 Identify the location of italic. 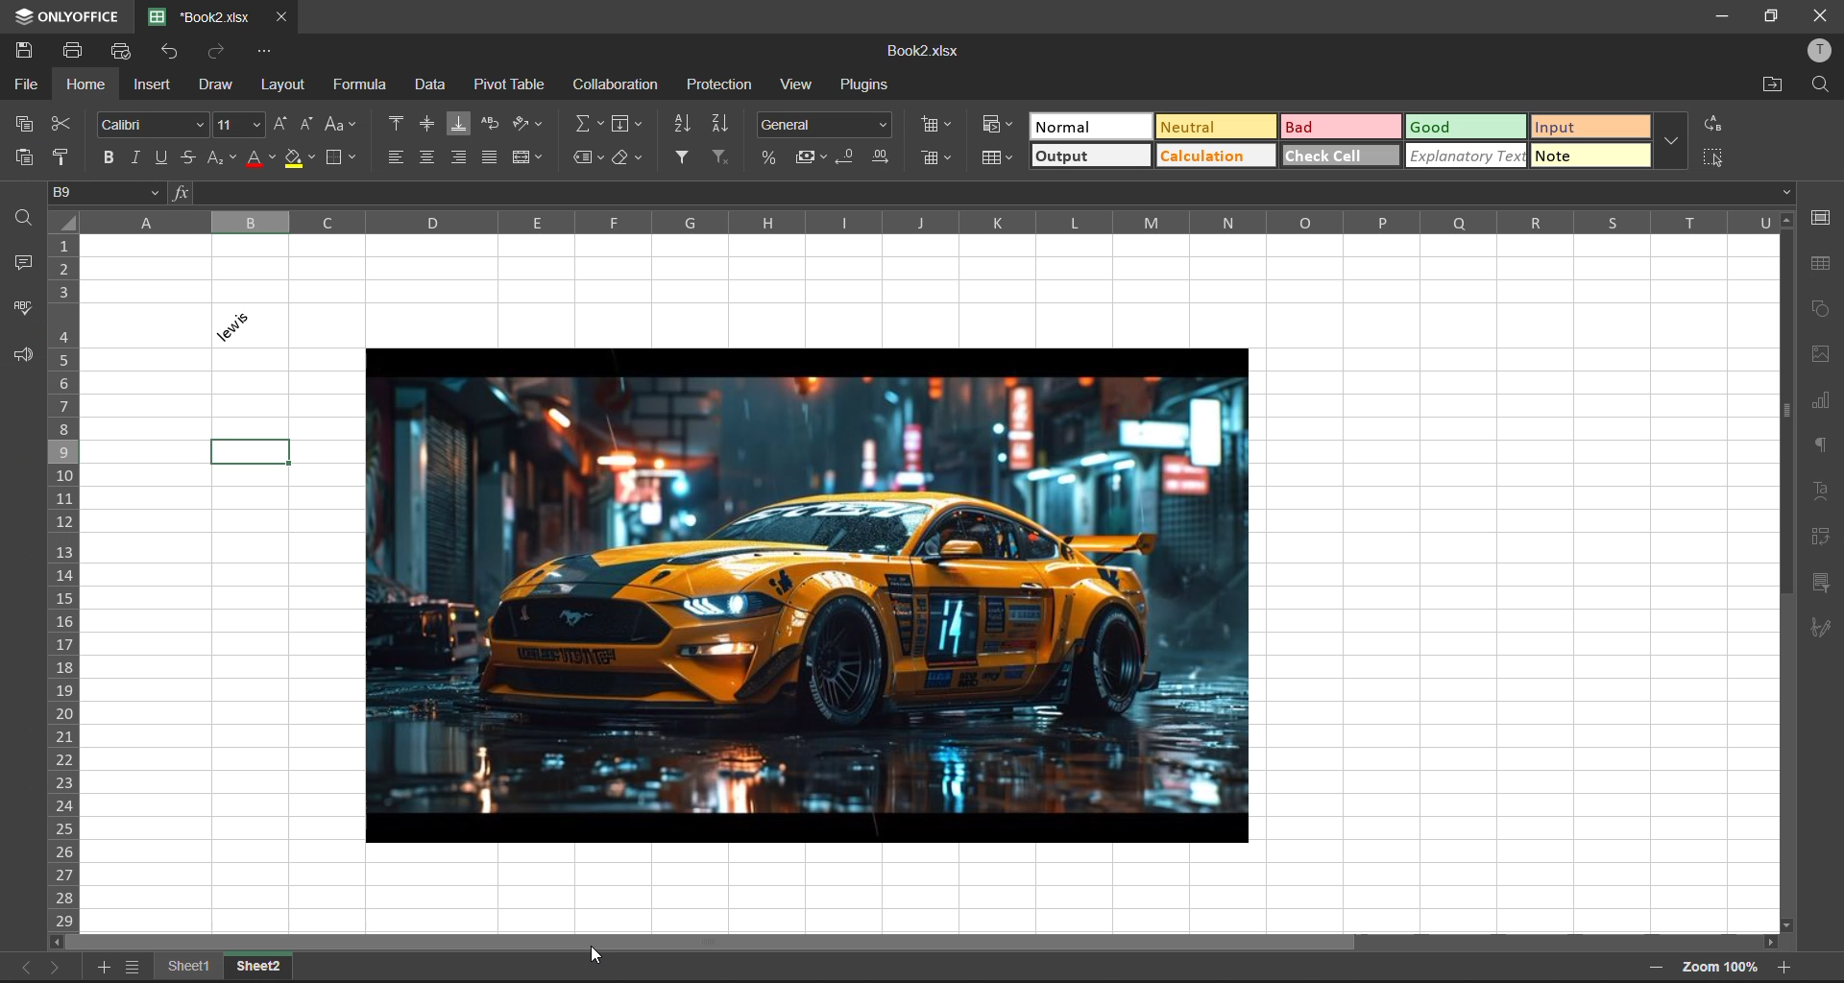
(135, 156).